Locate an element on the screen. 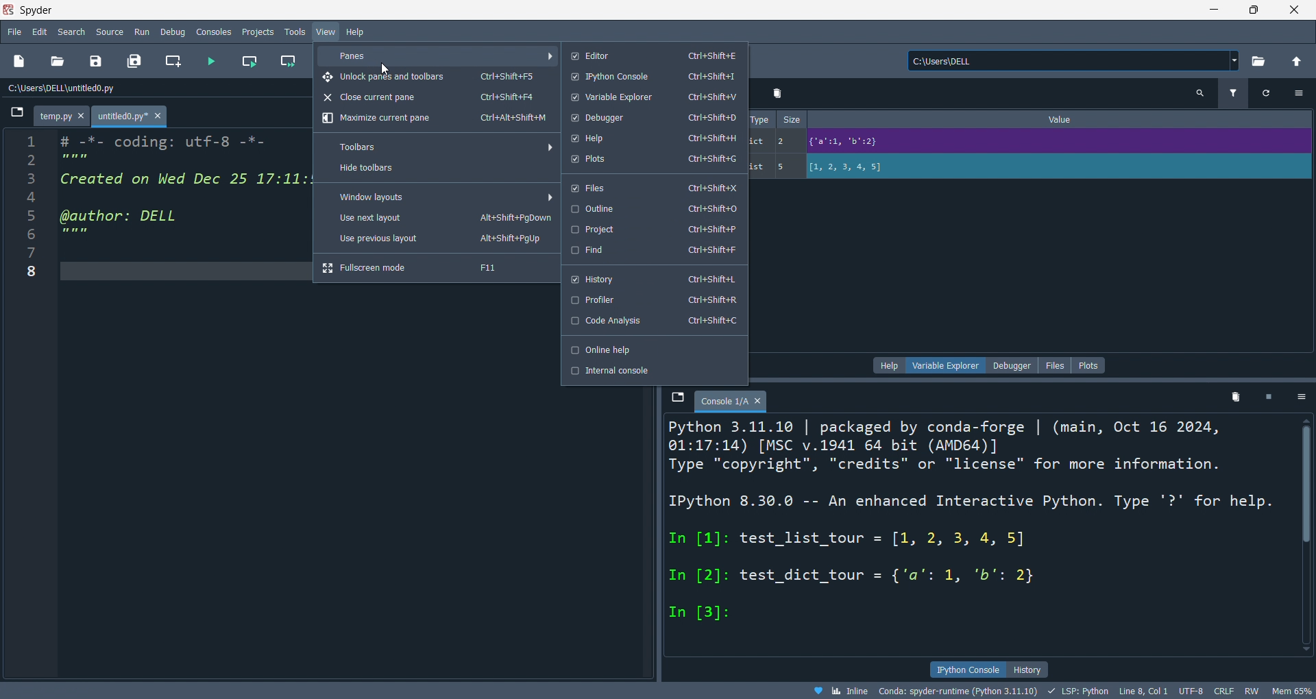  Code editor section is located at coordinates (180, 403).